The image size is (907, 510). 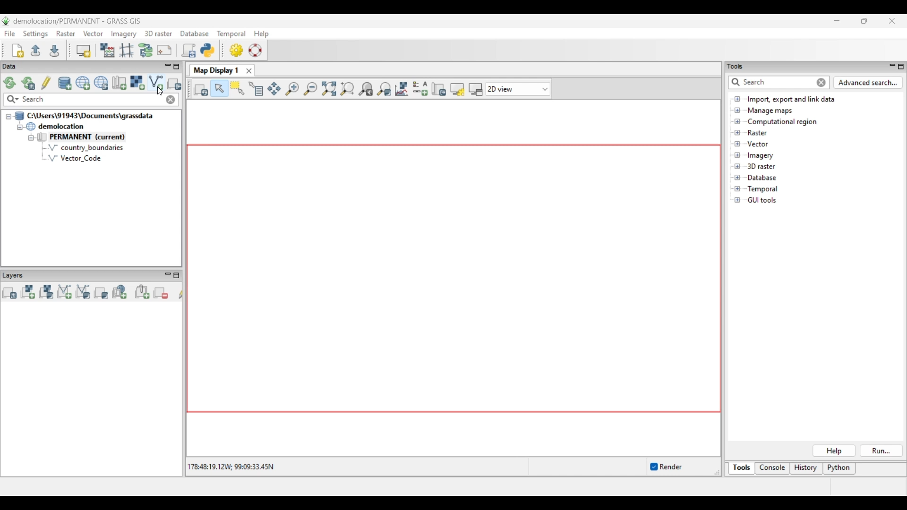 I want to click on cursor, so click(x=161, y=91).